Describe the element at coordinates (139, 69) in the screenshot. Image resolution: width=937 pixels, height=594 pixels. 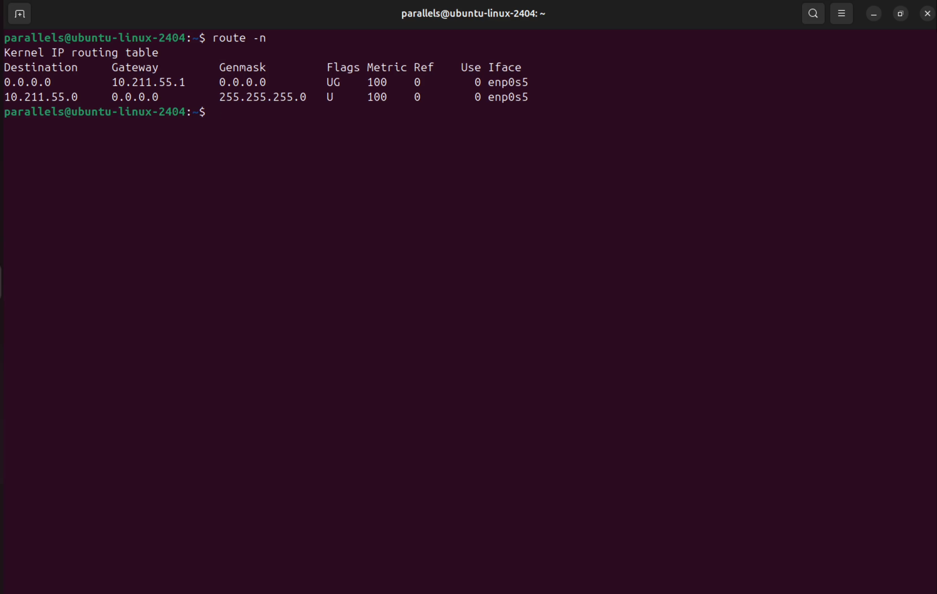
I see `Gate way` at that location.